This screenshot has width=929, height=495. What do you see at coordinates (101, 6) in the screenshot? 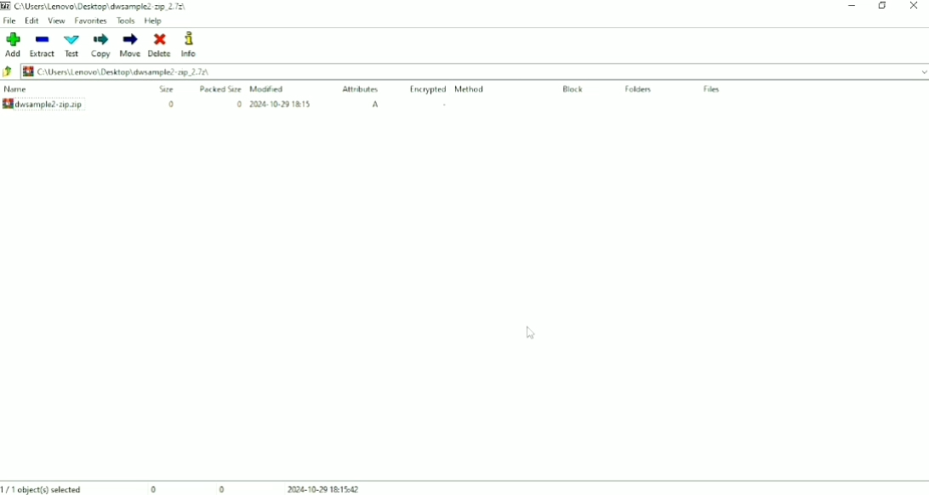
I see `C:\Users\Lenovo\Desktop\dwsample2-zip_2.7z` at bounding box center [101, 6].